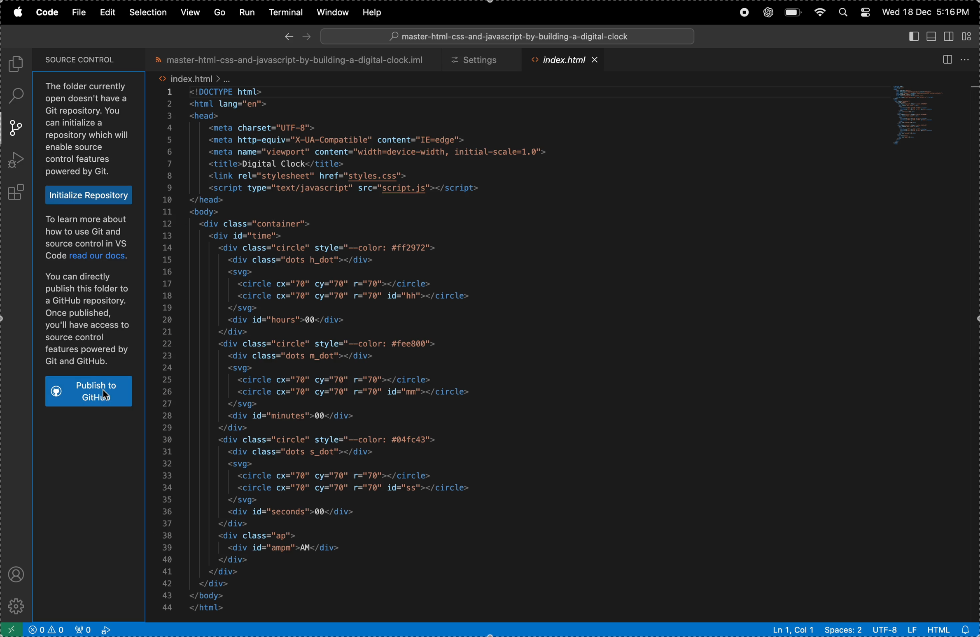  What do you see at coordinates (509, 37) in the screenshot?
I see `\aster-html-css-and-javascript-by-building-a-digital-clock` at bounding box center [509, 37].